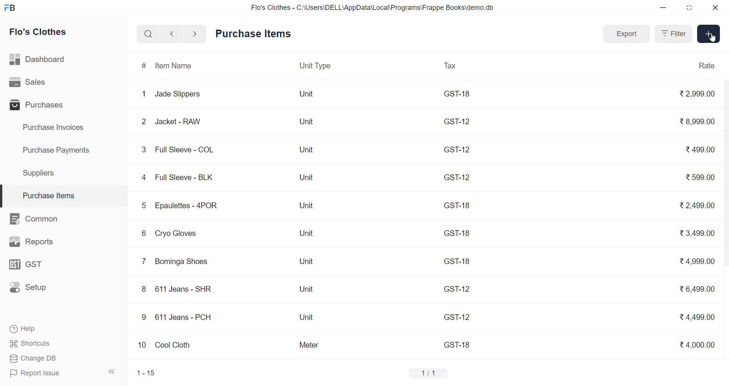  Describe the element at coordinates (307, 263) in the screenshot. I see `Unit` at that location.